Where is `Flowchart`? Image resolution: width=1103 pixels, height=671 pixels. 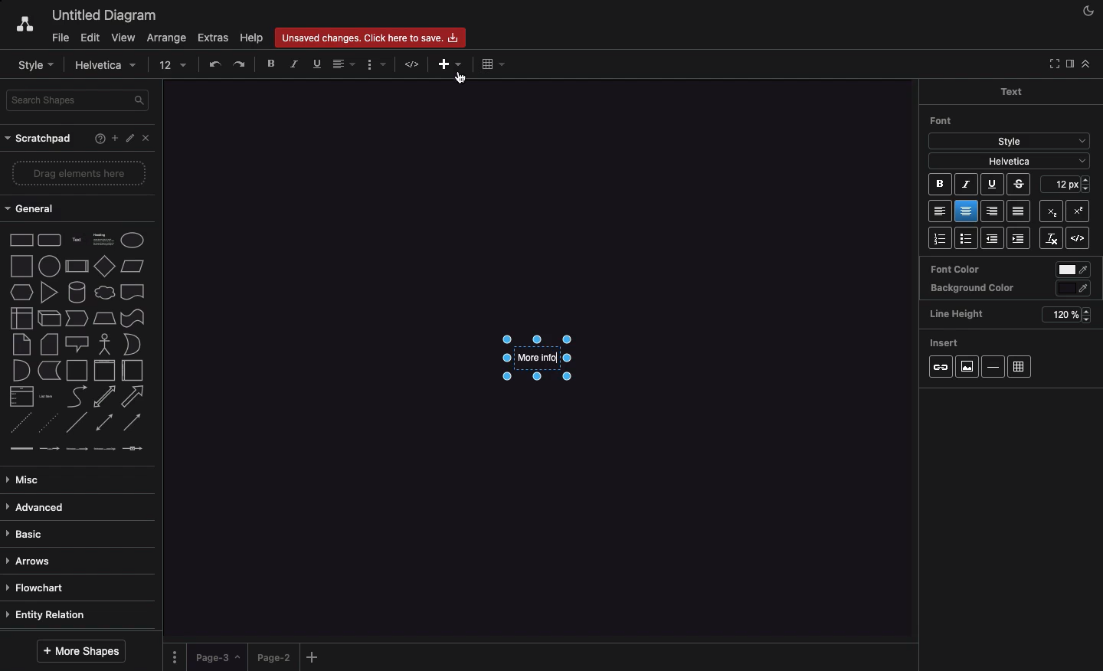
Flowchart is located at coordinates (42, 588).